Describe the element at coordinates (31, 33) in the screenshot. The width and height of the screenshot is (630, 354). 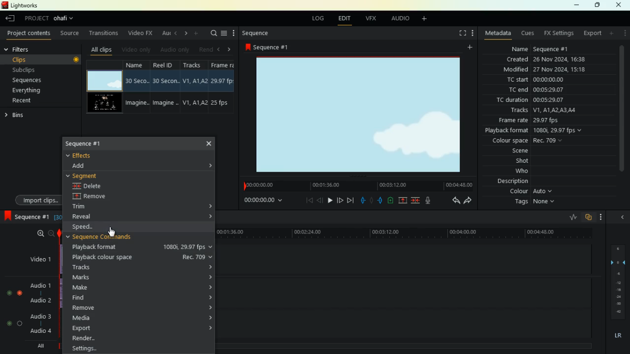
I see `project contents` at that location.